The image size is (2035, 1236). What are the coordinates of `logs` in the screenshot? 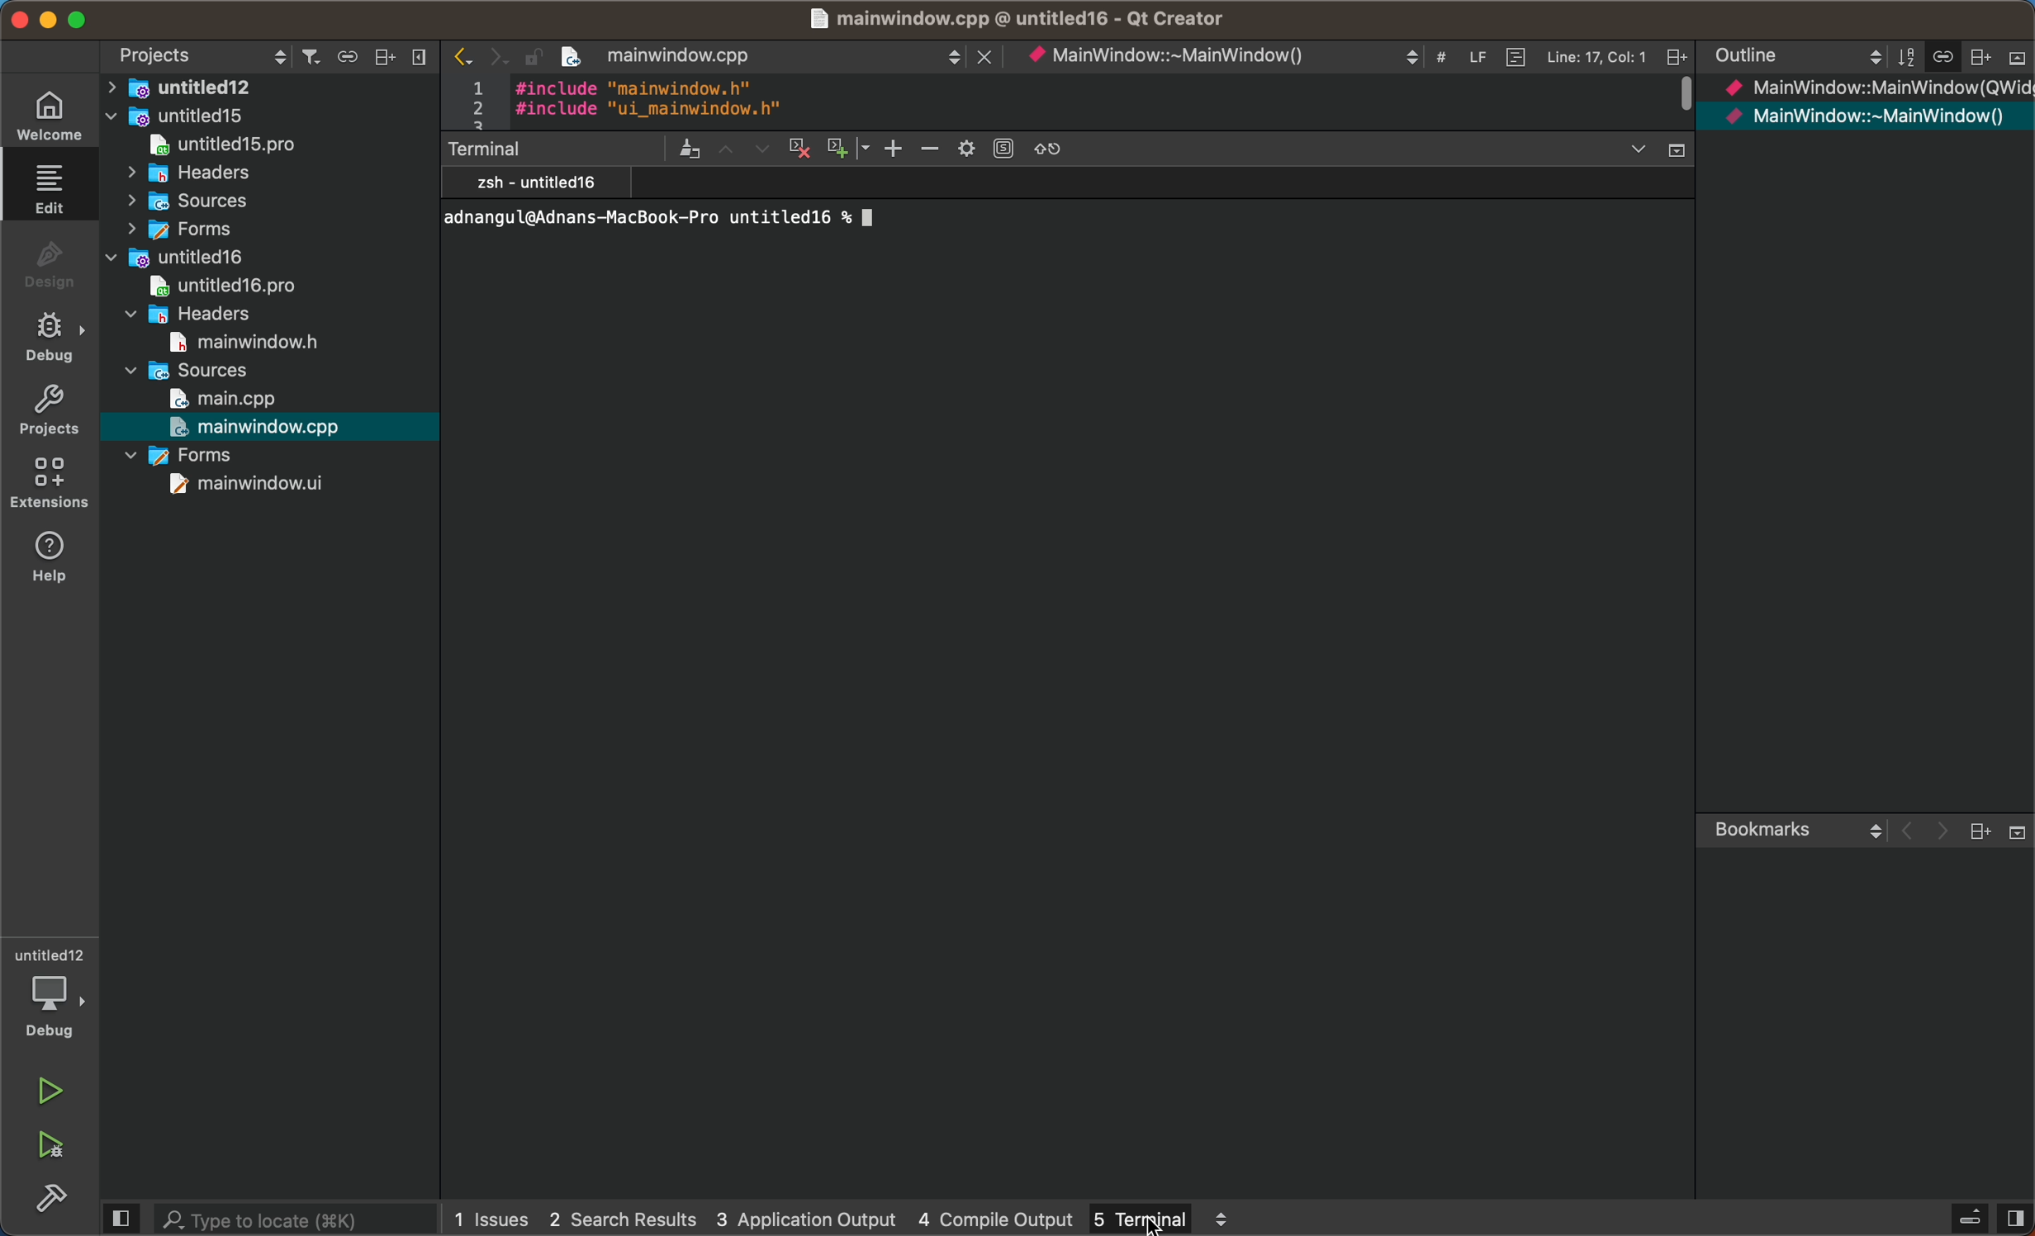 It's located at (758, 1216).